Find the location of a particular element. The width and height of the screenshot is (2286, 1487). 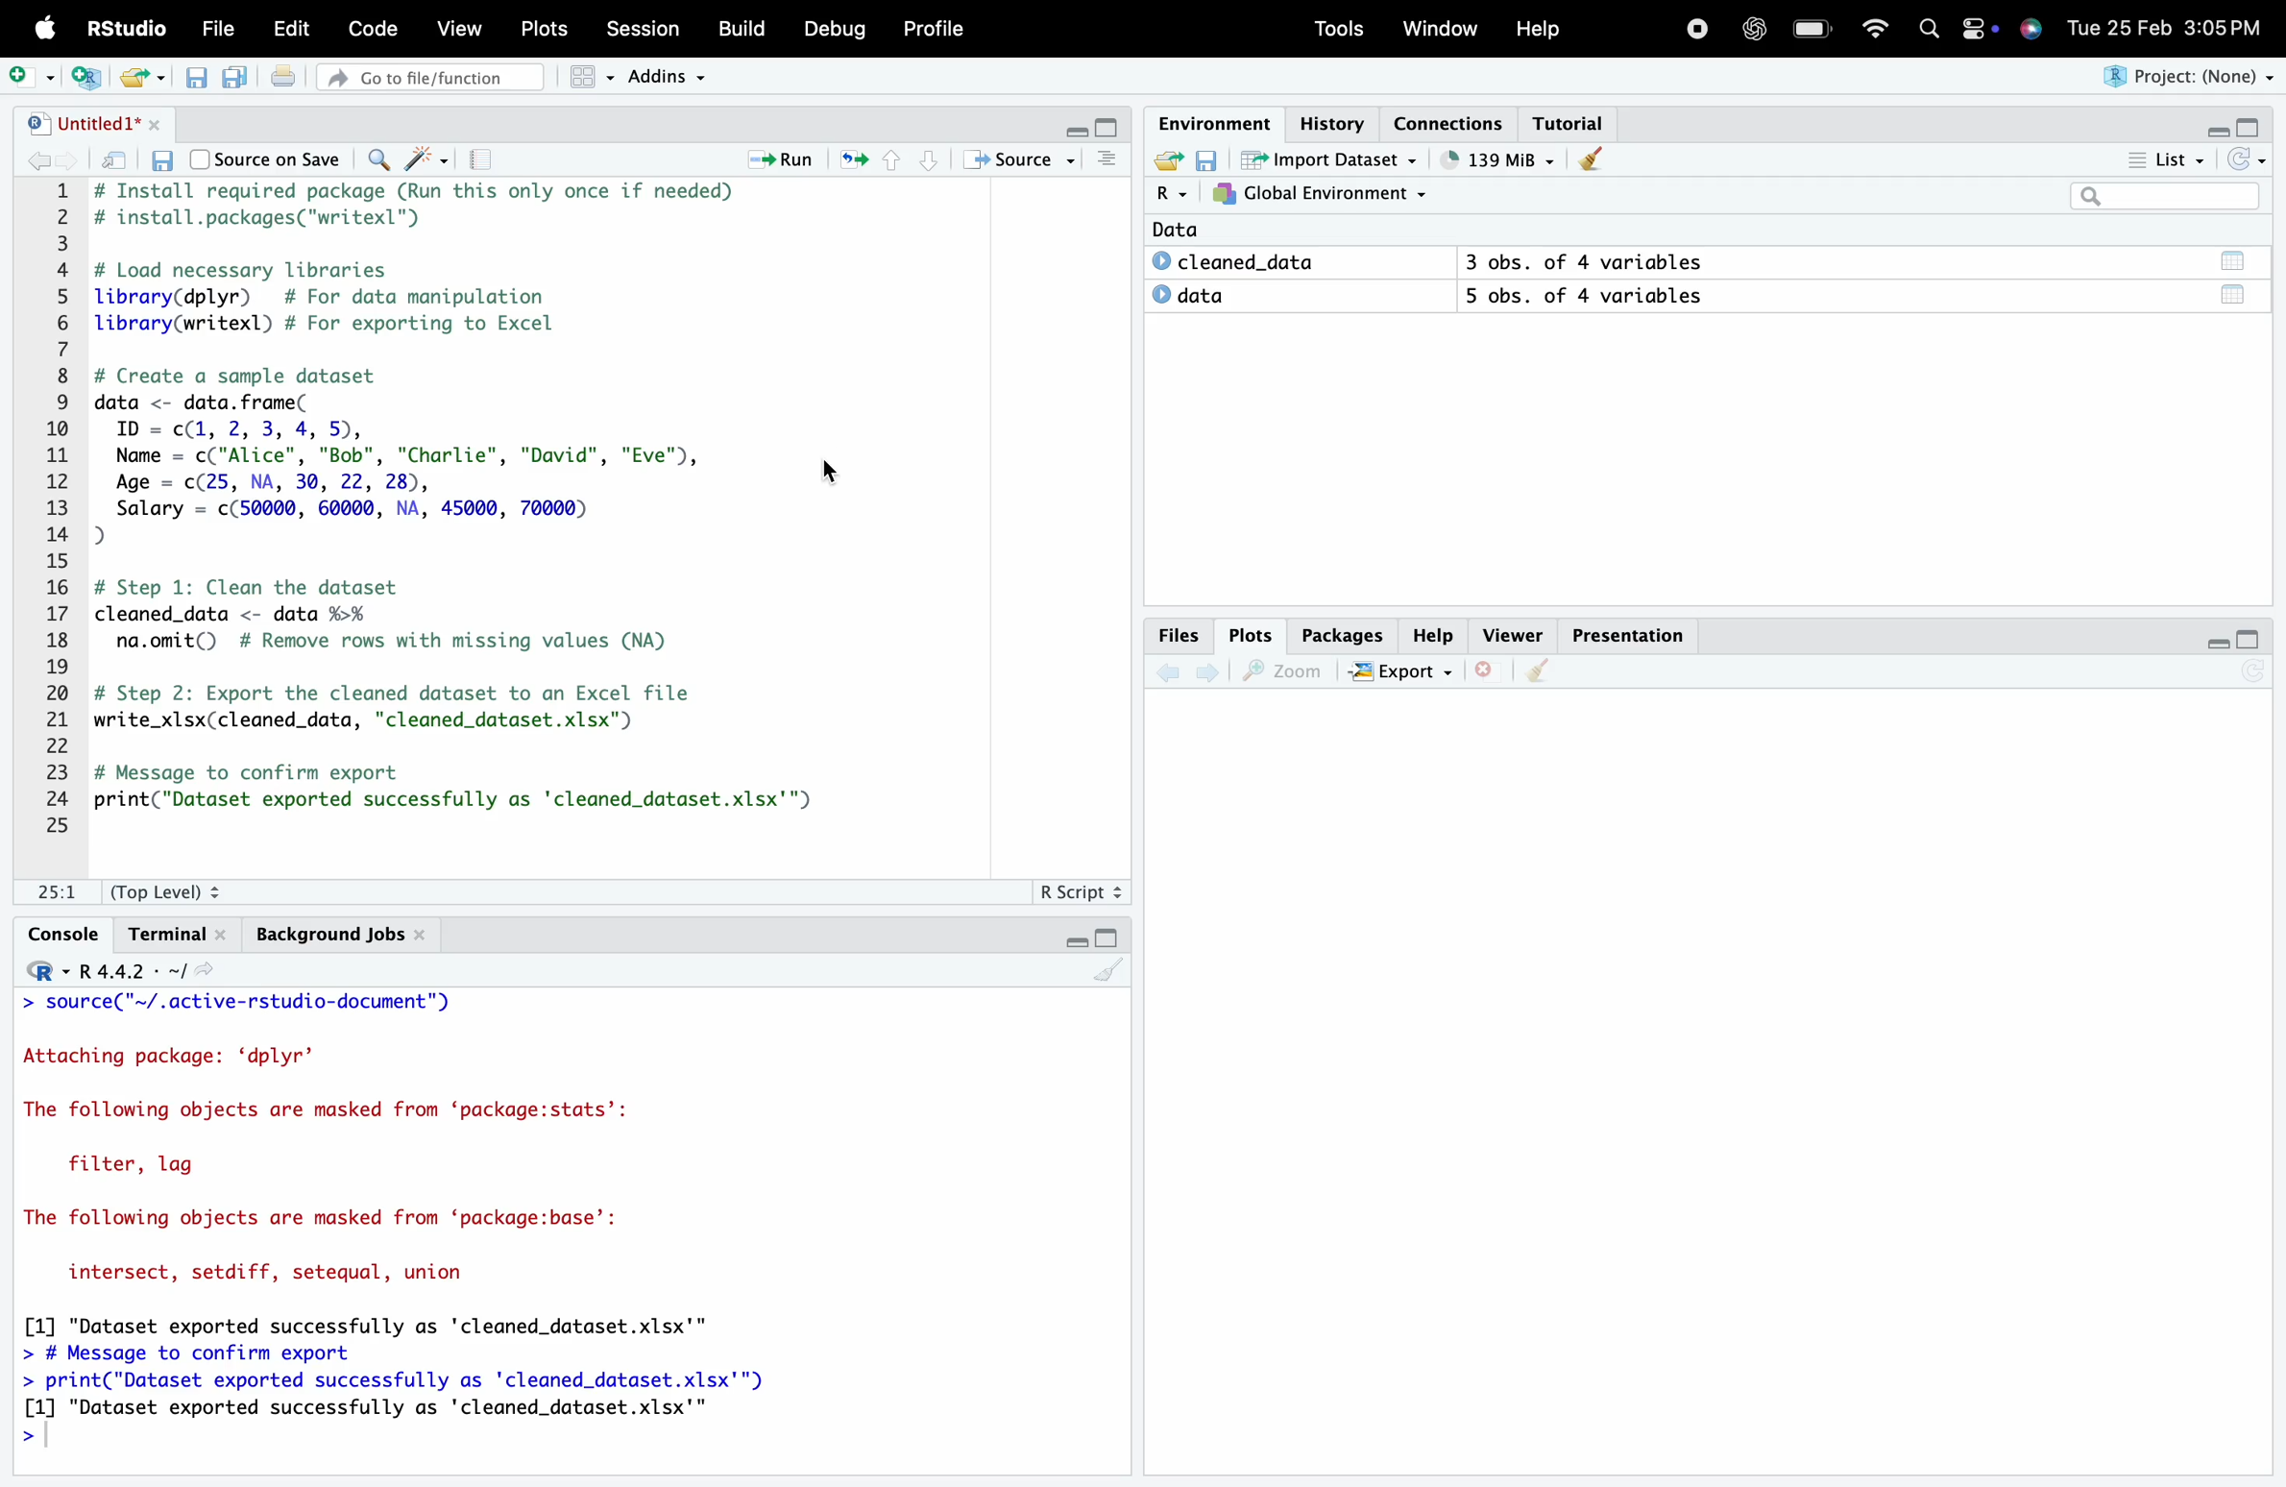

R is located at coordinates (1175, 195).